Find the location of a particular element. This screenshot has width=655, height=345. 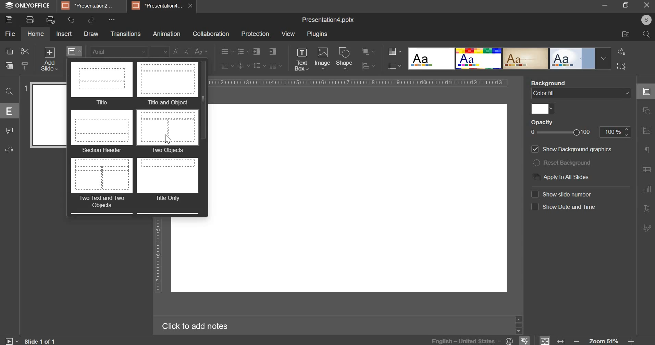

two objects is located at coordinates (168, 131).